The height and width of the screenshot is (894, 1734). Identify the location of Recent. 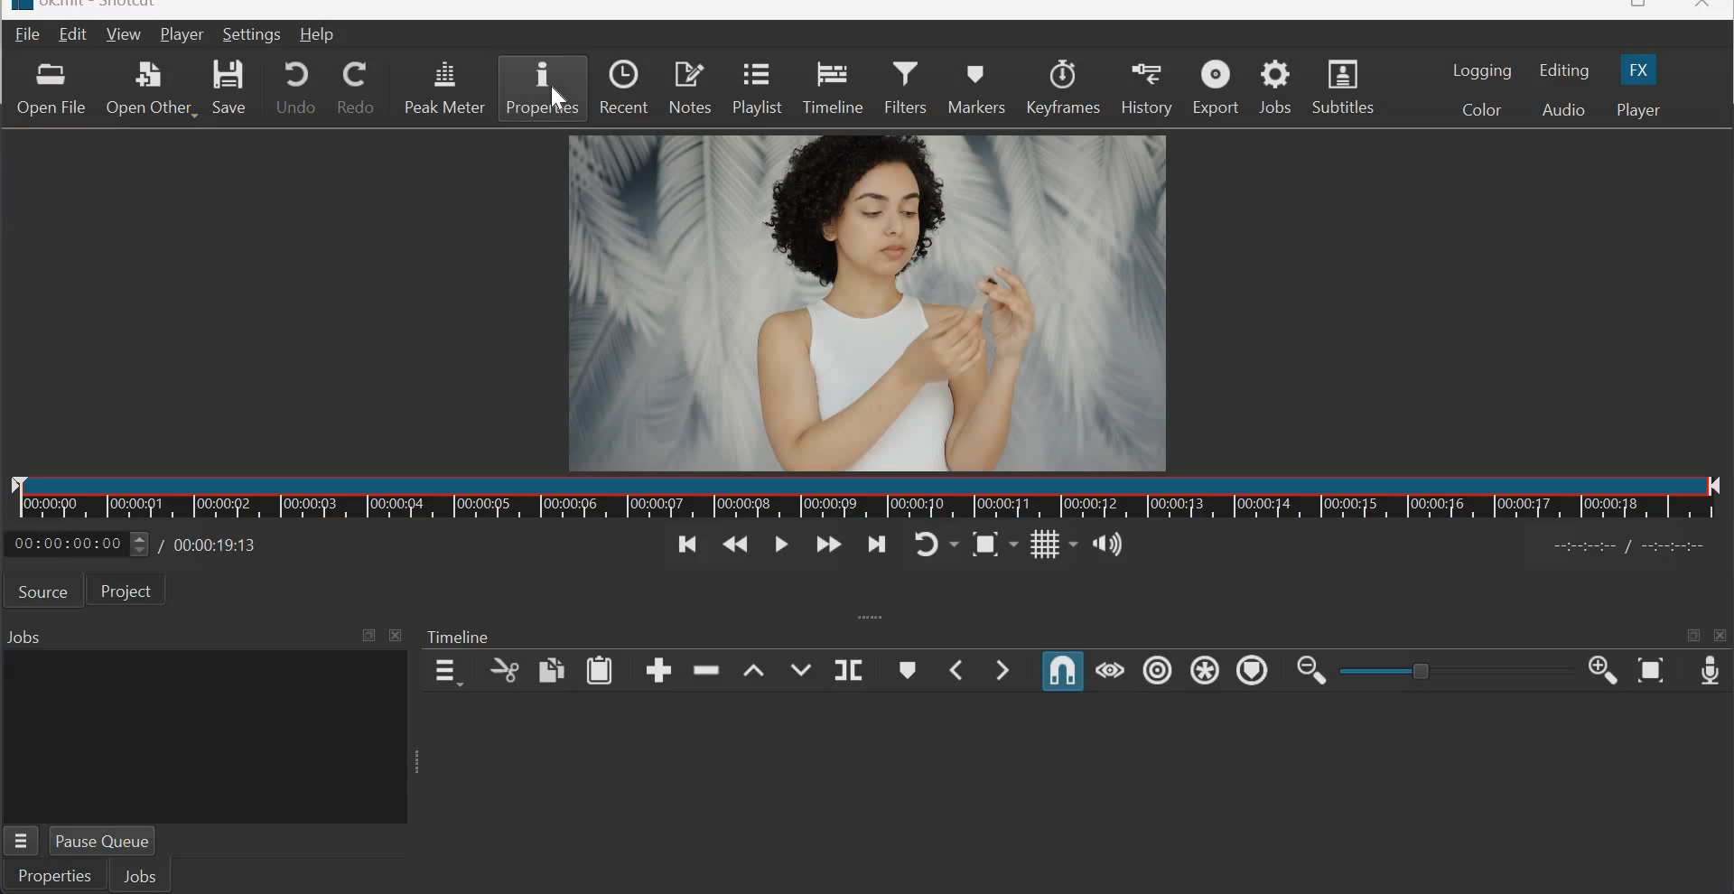
(623, 88).